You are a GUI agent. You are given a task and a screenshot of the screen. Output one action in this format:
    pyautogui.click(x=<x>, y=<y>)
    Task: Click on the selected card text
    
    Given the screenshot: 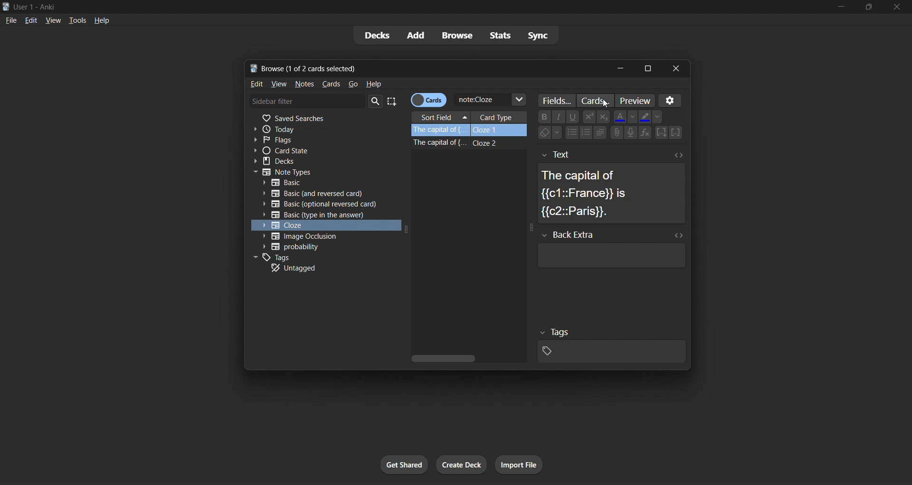 What is the action you would take?
    pyautogui.click(x=612, y=185)
    